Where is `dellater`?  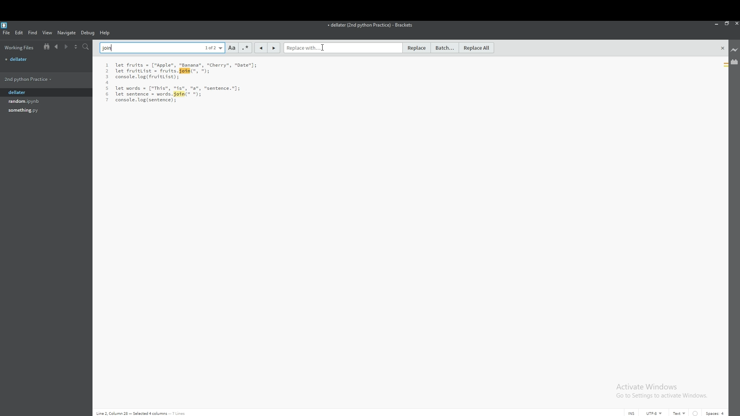 dellater is located at coordinates (36, 93).